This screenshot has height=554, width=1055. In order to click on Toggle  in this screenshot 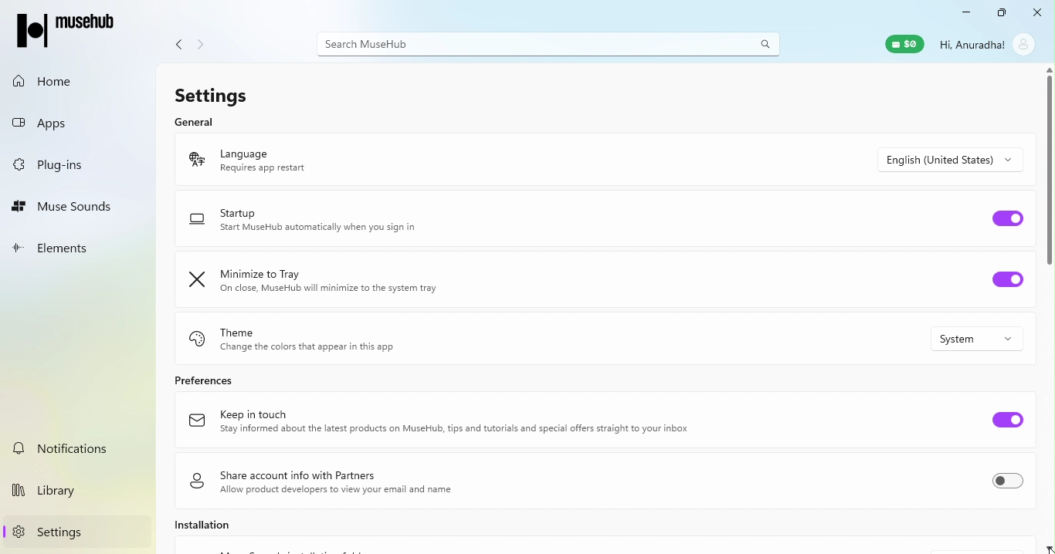, I will do `click(1008, 221)`.